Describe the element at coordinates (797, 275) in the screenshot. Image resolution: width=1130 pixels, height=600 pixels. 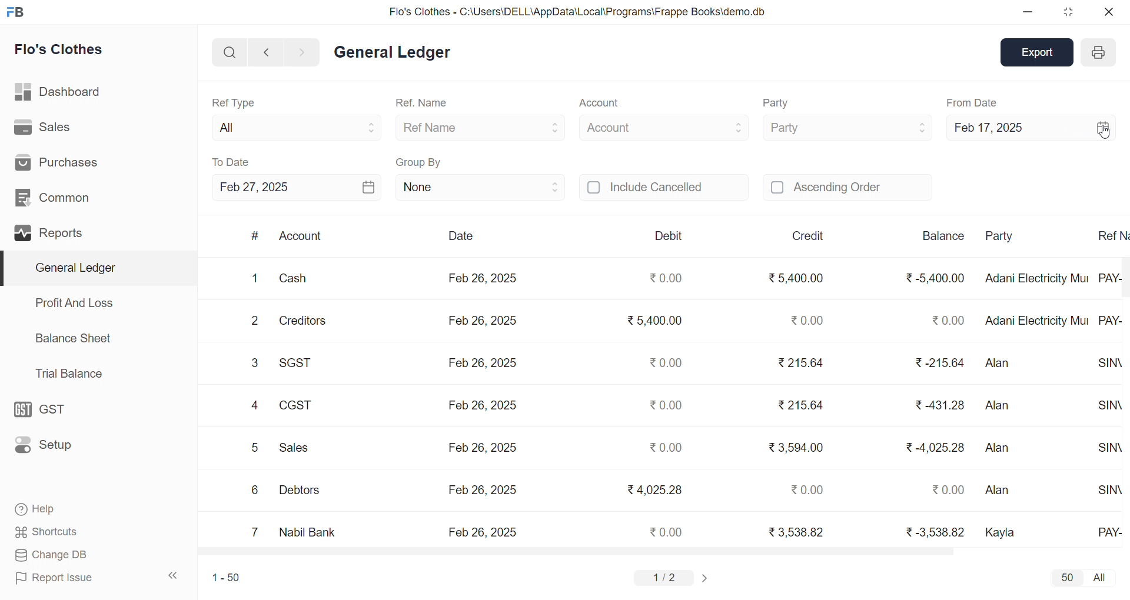
I see `₹ 5,400.00` at that location.